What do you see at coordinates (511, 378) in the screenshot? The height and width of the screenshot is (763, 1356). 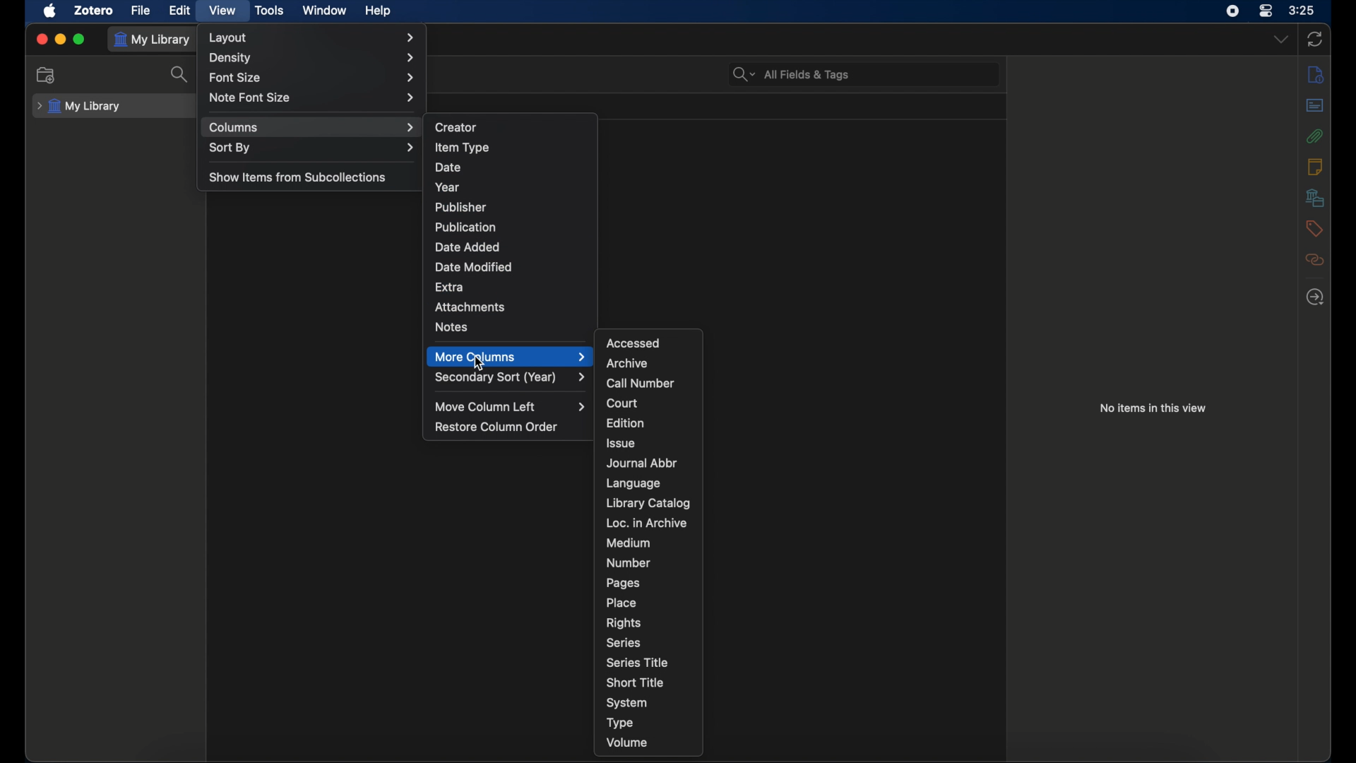 I see `secondary sort` at bounding box center [511, 378].